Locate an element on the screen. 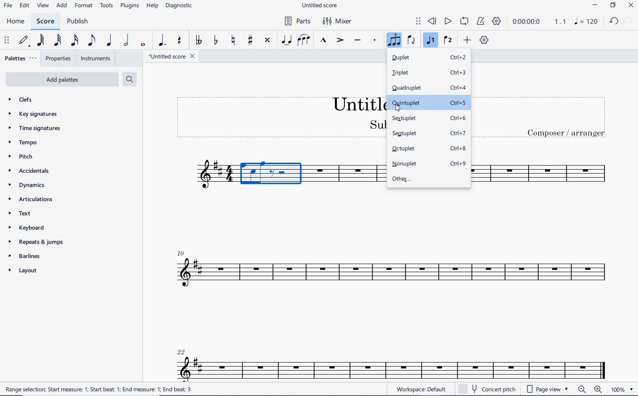 Image resolution: width=638 pixels, height=396 pixels. septuplet is located at coordinates (428, 134).